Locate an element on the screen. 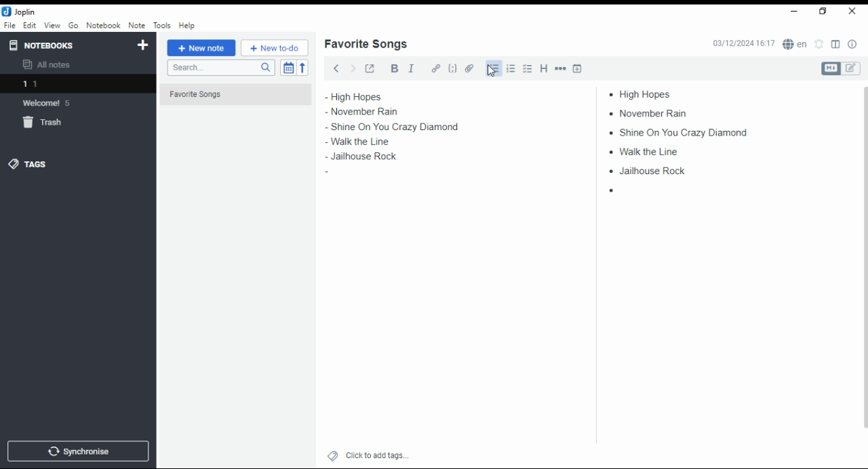 The image size is (868, 469). minimize is located at coordinates (792, 12).